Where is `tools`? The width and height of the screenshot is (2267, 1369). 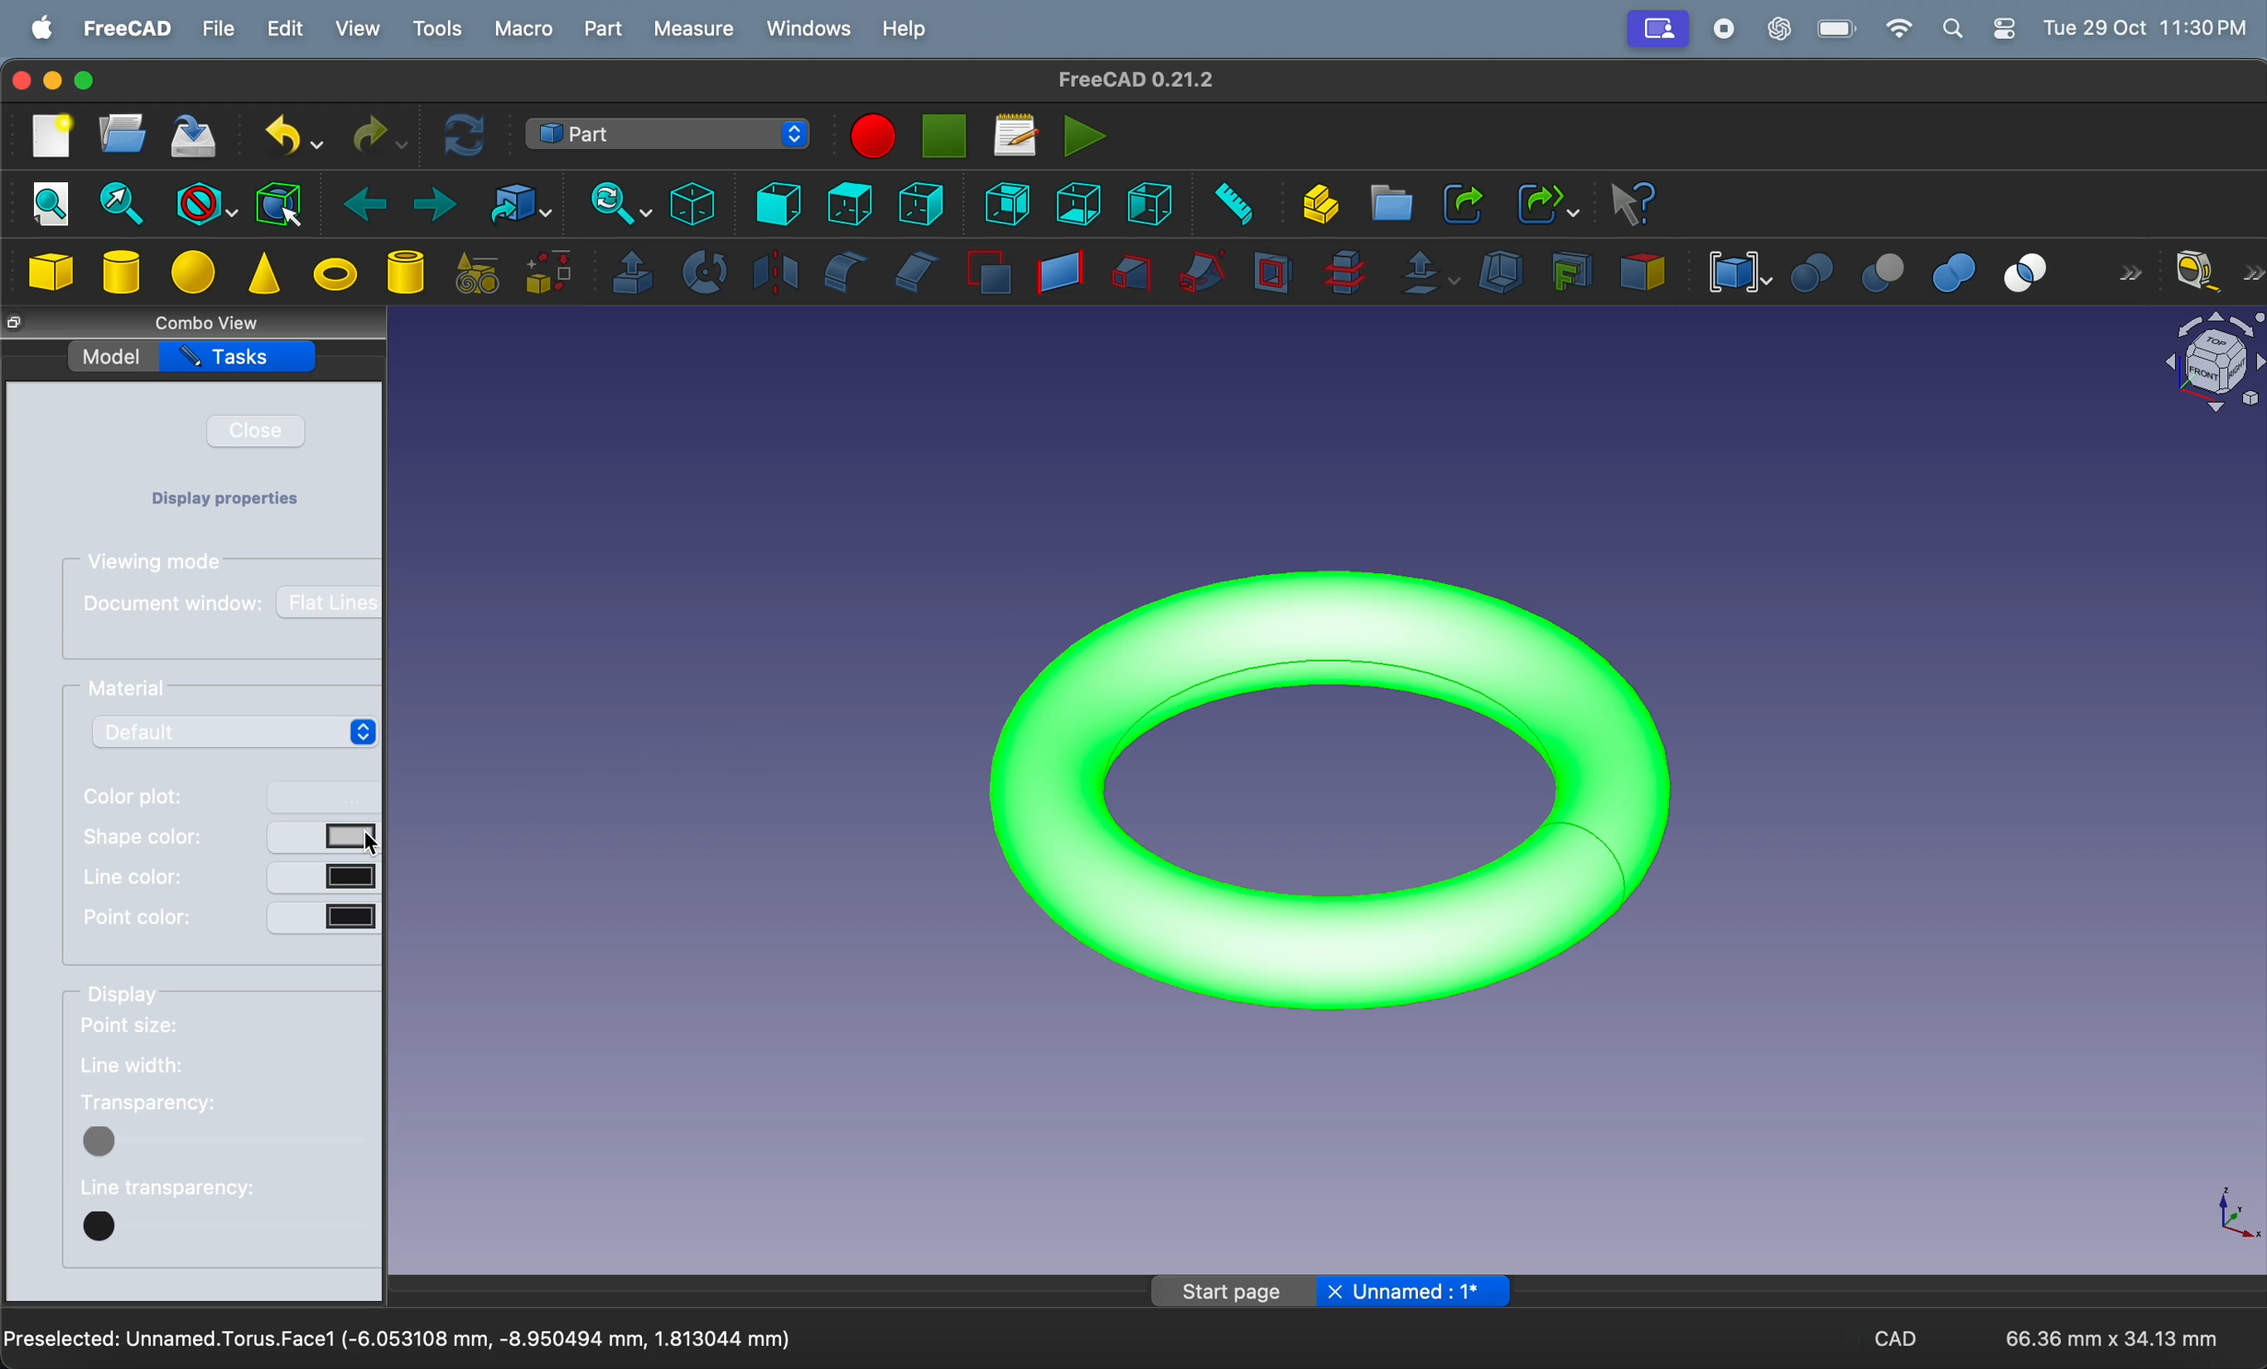
tools is located at coordinates (434, 29).